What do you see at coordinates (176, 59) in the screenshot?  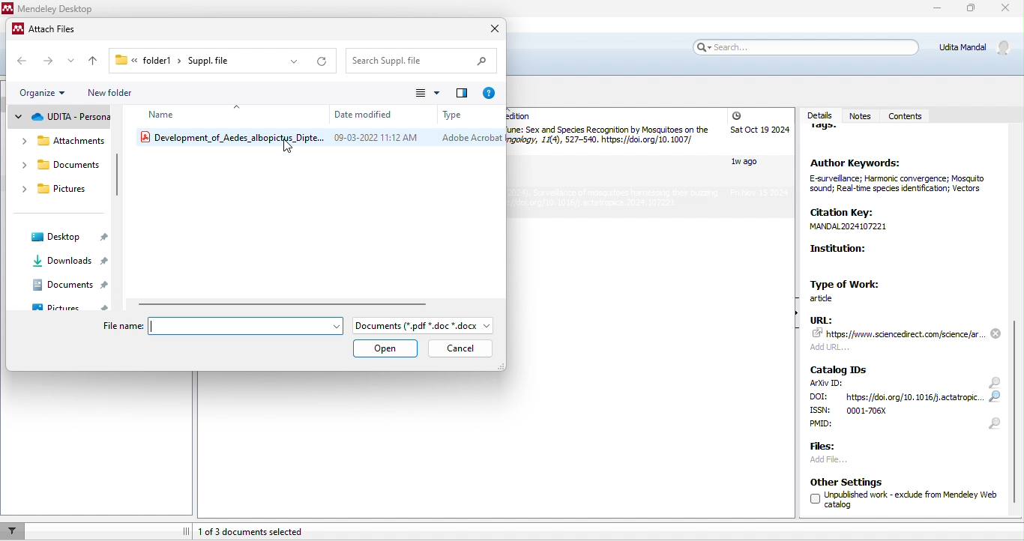 I see `folder1> Suppl.file` at bounding box center [176, 59].